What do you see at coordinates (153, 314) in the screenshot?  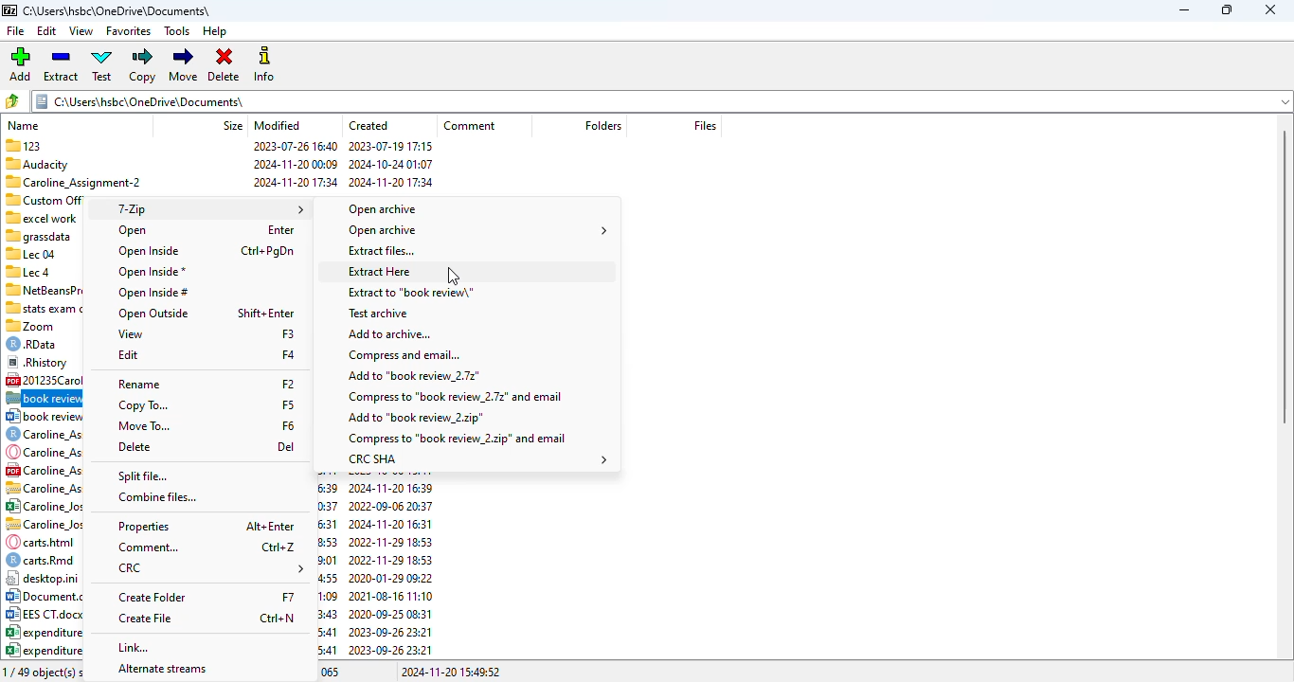 I see `open outside` at bounding box center [153, 314].